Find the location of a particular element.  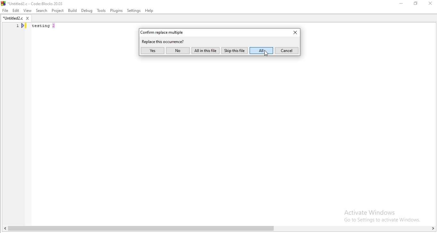

Activate Windows. Go to settings to activate windows is located at coordinates (378, 215).